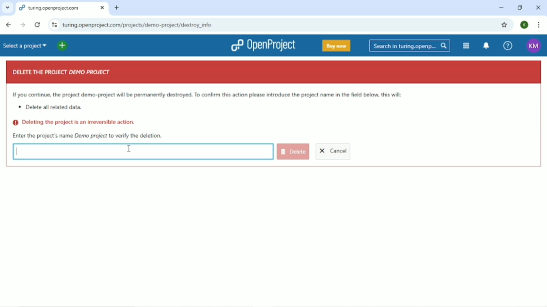  I want to click on Open quick add menu, so click(81, 45).